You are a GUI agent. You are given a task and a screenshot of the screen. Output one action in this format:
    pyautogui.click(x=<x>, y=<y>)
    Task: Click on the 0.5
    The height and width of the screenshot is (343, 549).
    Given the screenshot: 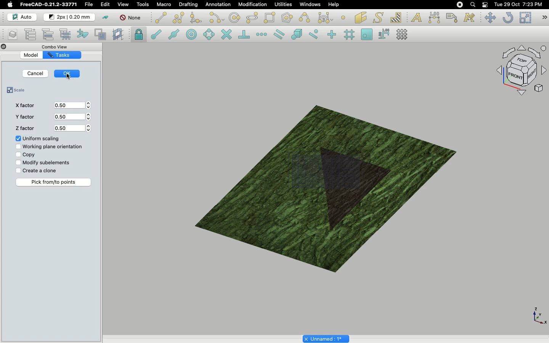 What is the action you would take?
    pyautogui.click(x=73, y=117)
    